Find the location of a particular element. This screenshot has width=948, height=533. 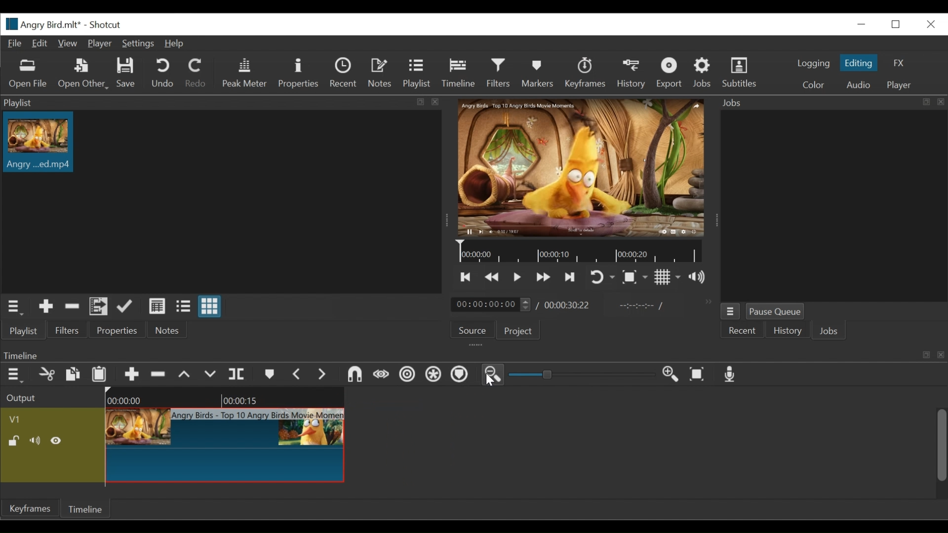

Playlist is located at coordinates (417, 73).